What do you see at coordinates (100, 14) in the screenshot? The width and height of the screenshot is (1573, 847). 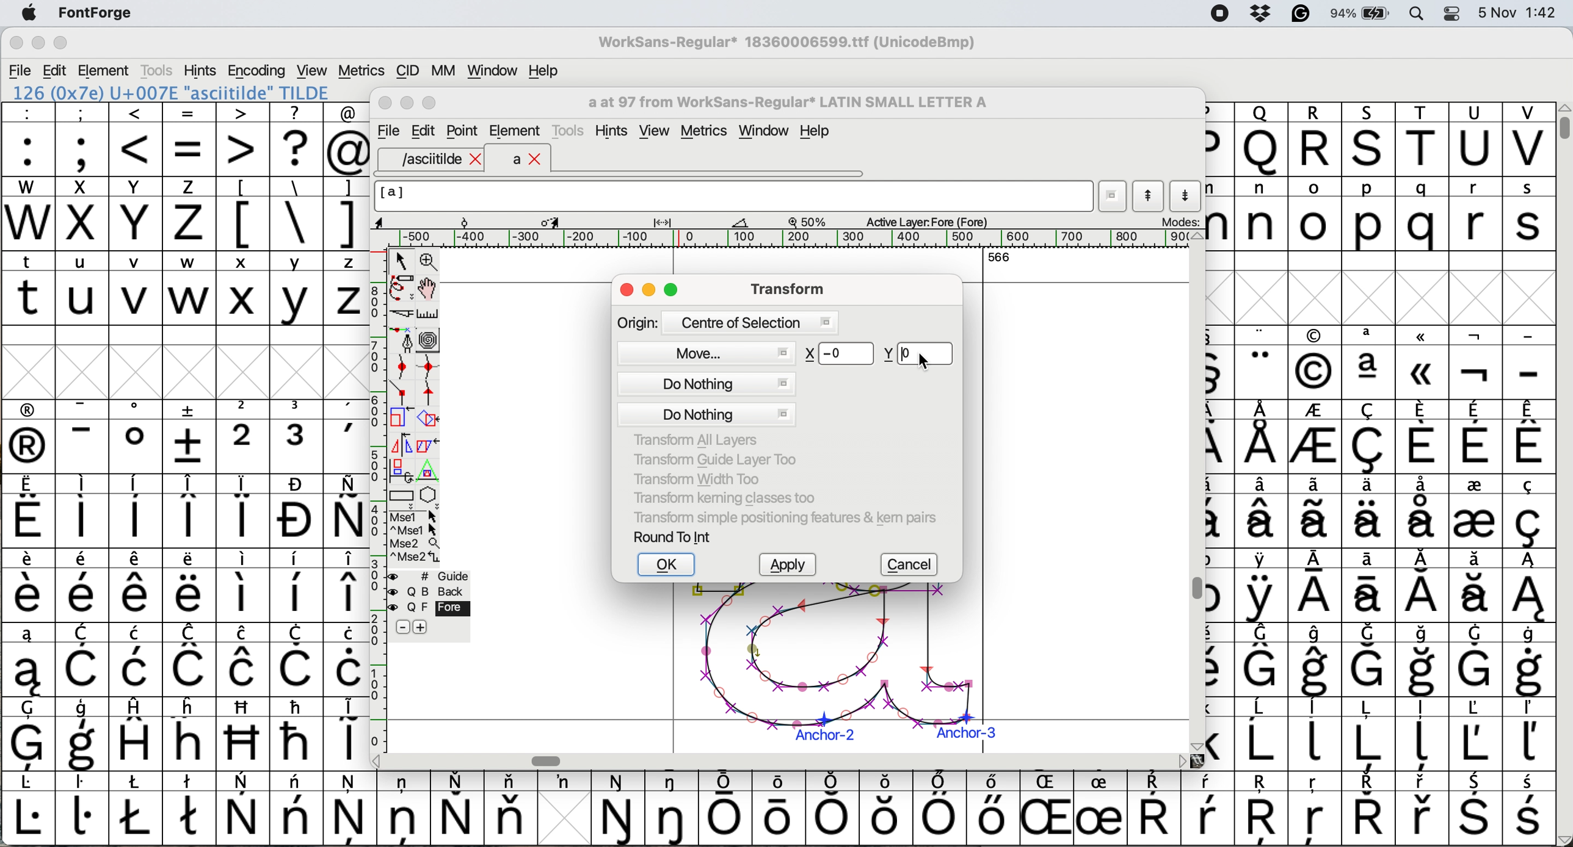 I see `fontforge` at bounding box center [100, 14].